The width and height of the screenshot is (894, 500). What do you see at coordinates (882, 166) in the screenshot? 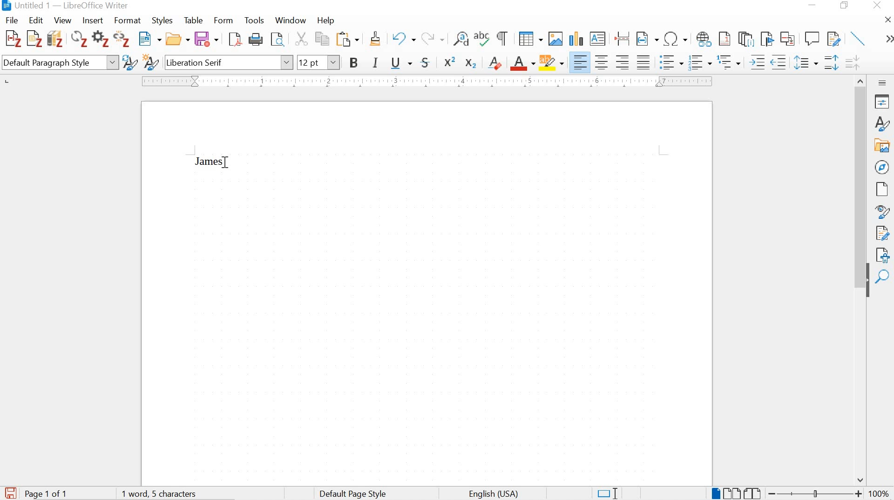
I see `navigator` at bounding box center [882, 166].